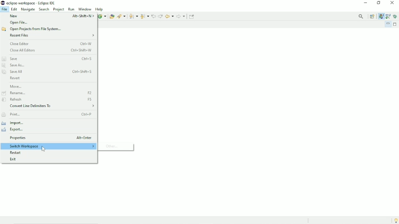 This screenshot has height=224, width=399. I want to click on Save all, so click(48, 72).